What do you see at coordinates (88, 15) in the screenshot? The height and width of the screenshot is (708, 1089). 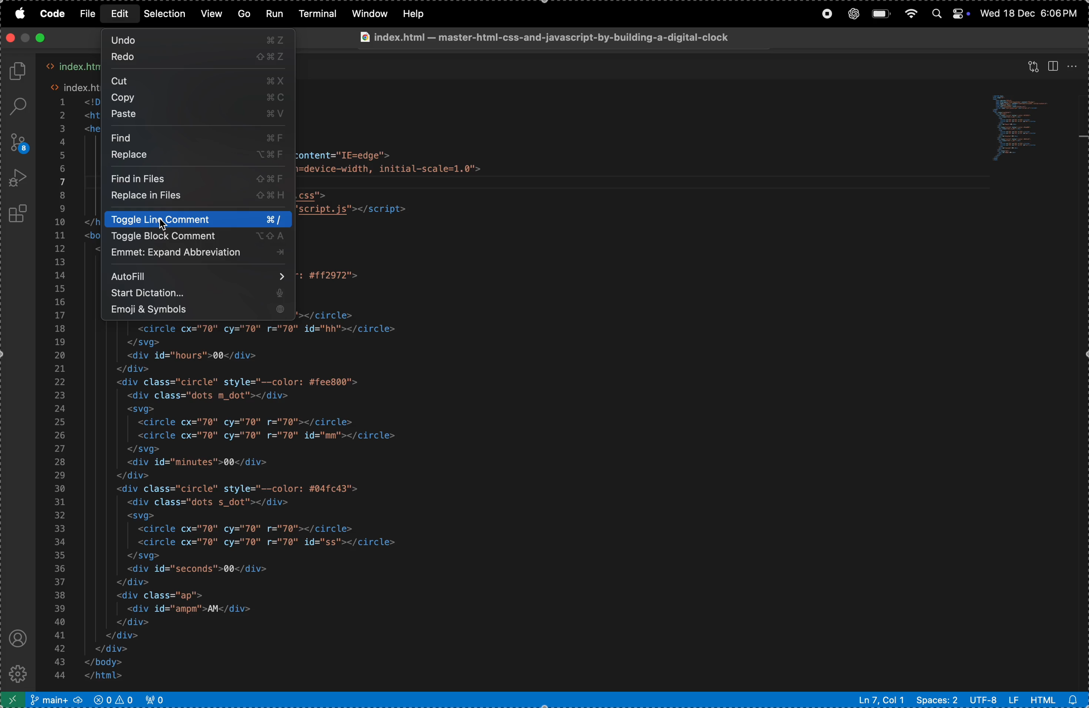 I see `file` at bounding box center [88, 15].